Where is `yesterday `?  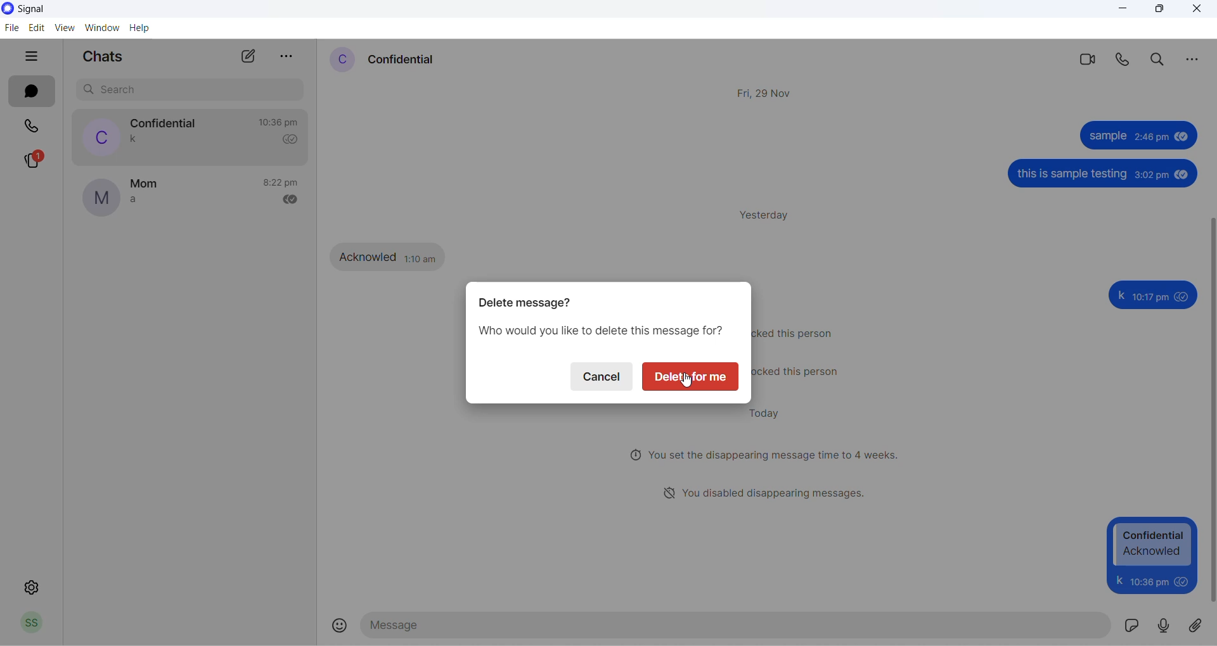
yesterday  is located at coordinates (769, 217).